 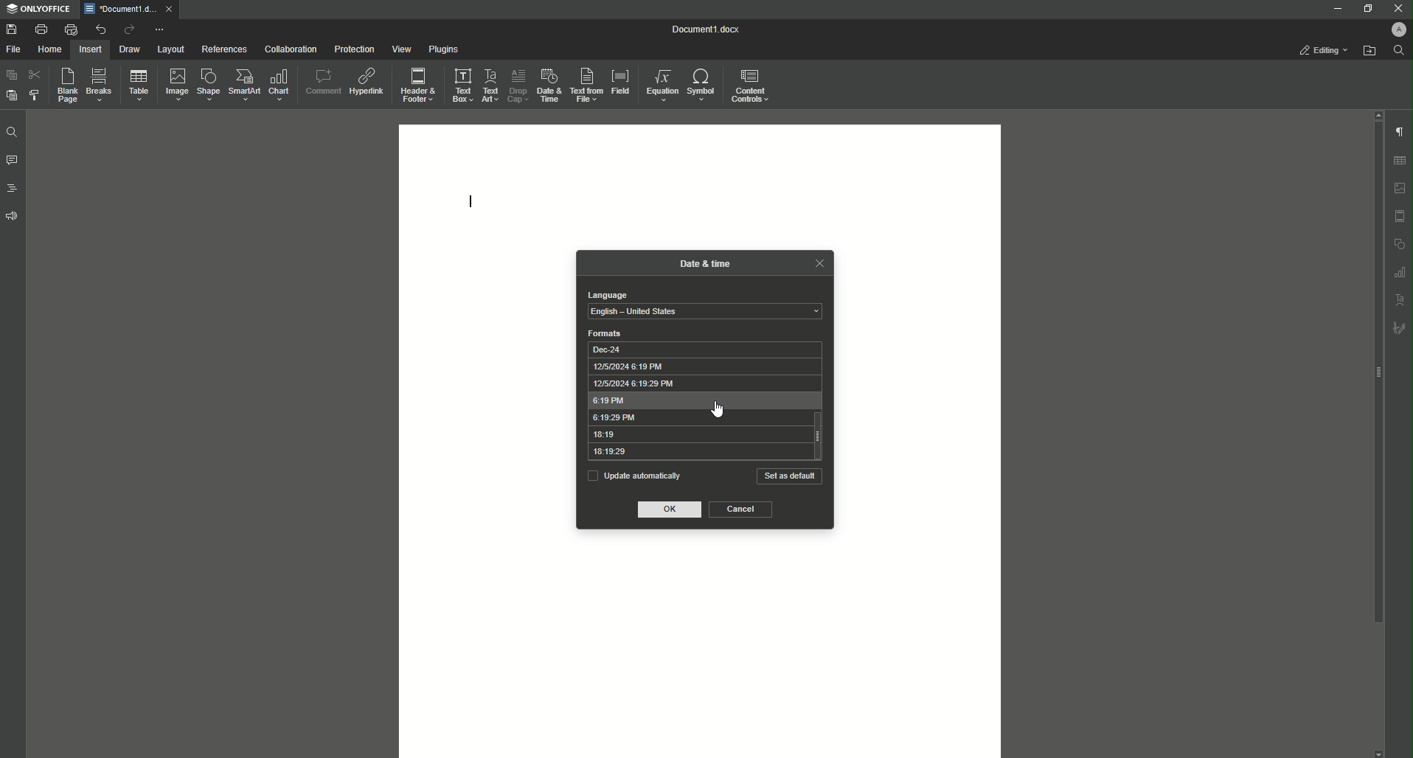 What do you see at coordinates (130, 49) in the screenshot?
I see `Draw` at bounding box center [130, 49].